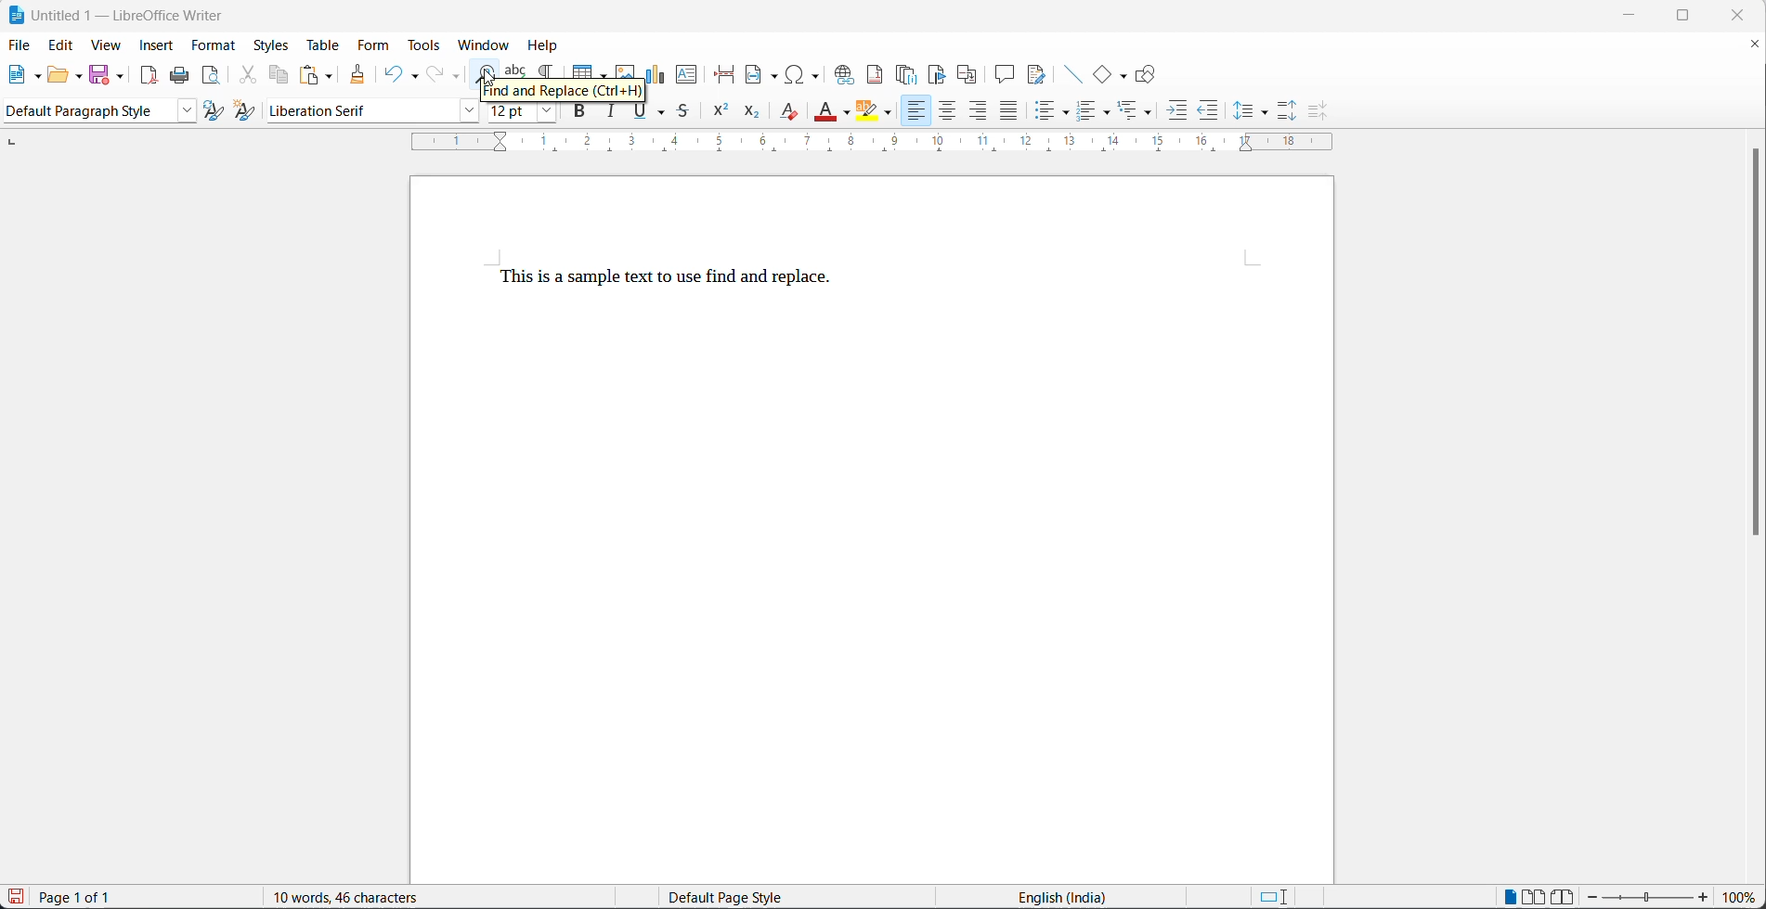  I want to click on hover text, so click(563, 92).